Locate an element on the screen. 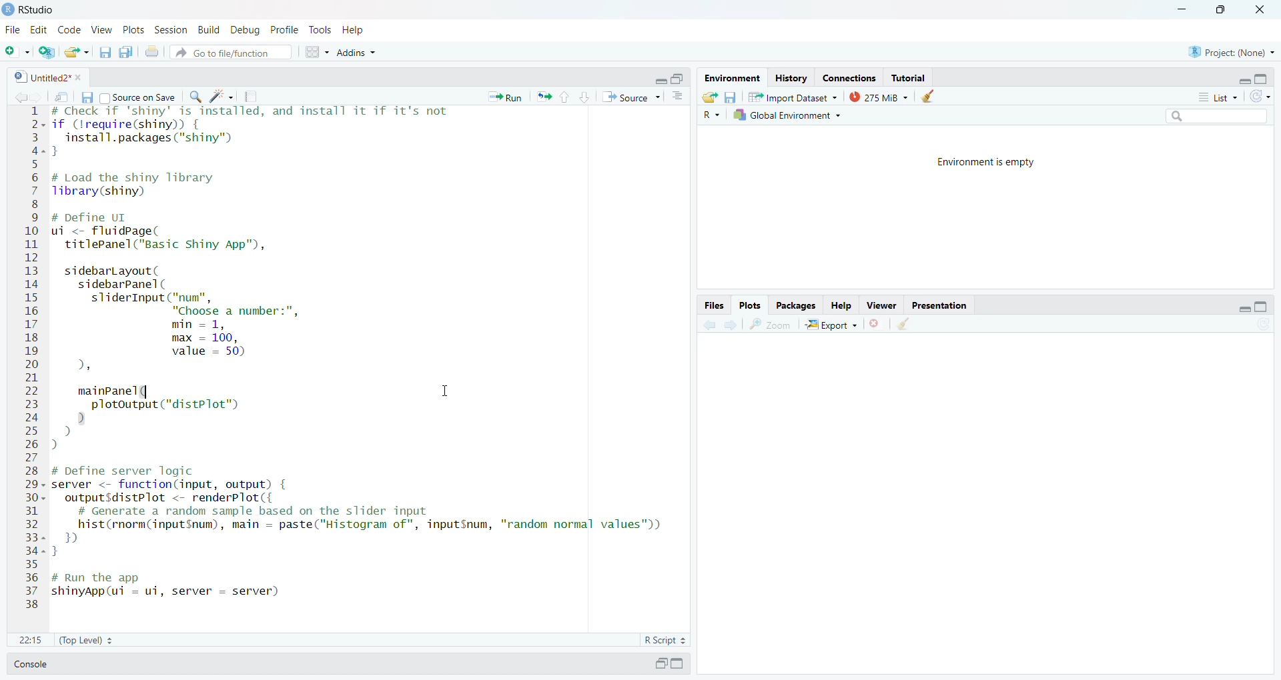 The width and height of the screenshot is (1281, 680). close is located at coordinates (81, 77).